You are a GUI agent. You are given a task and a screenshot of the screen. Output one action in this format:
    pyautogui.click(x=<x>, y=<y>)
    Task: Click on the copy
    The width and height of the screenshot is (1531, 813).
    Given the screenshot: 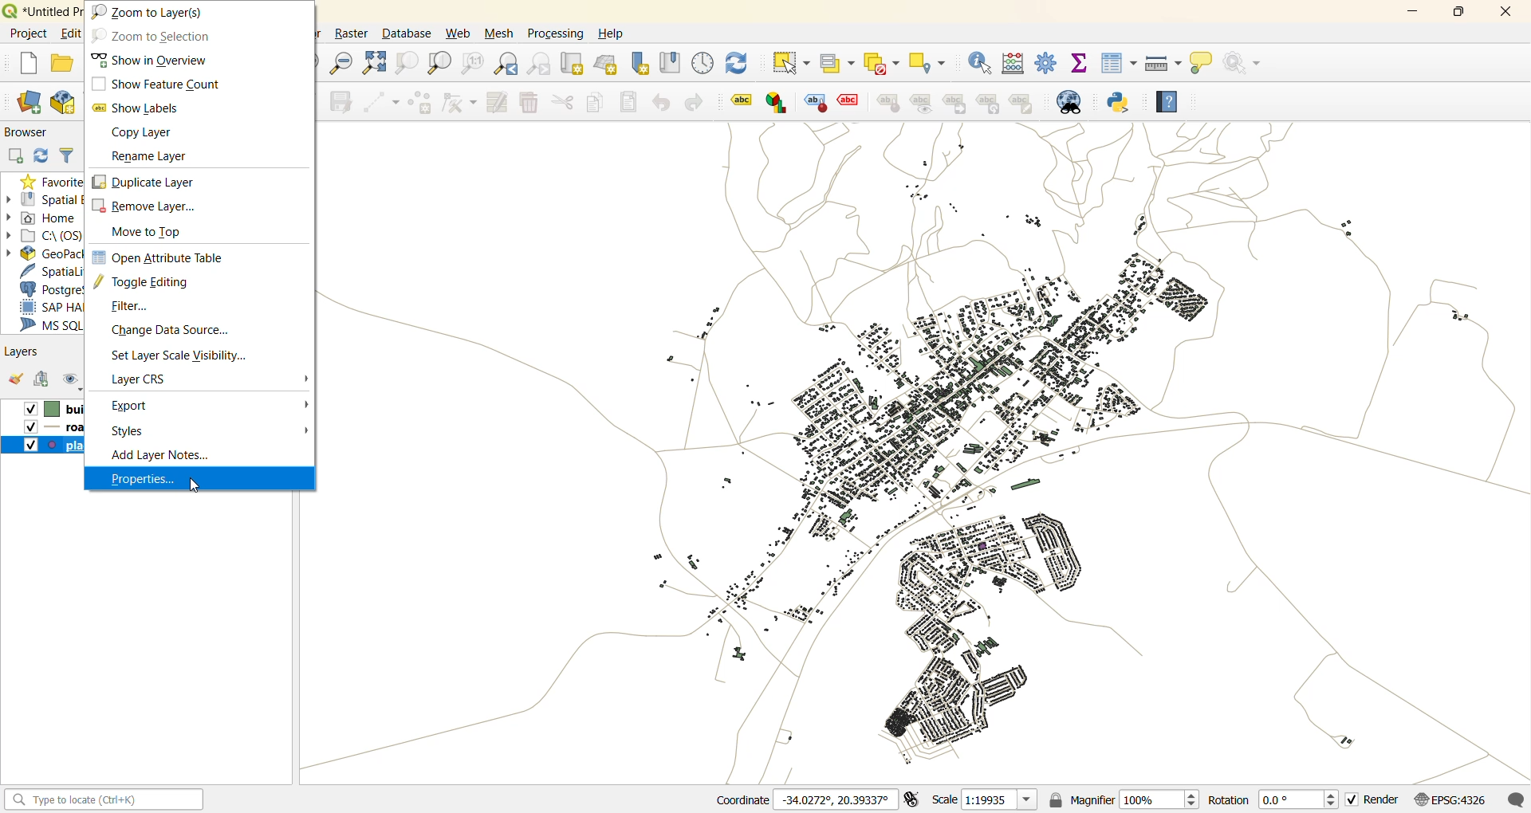 What is the action you would take?
    pyautogui.click(x=598, y=103)
    